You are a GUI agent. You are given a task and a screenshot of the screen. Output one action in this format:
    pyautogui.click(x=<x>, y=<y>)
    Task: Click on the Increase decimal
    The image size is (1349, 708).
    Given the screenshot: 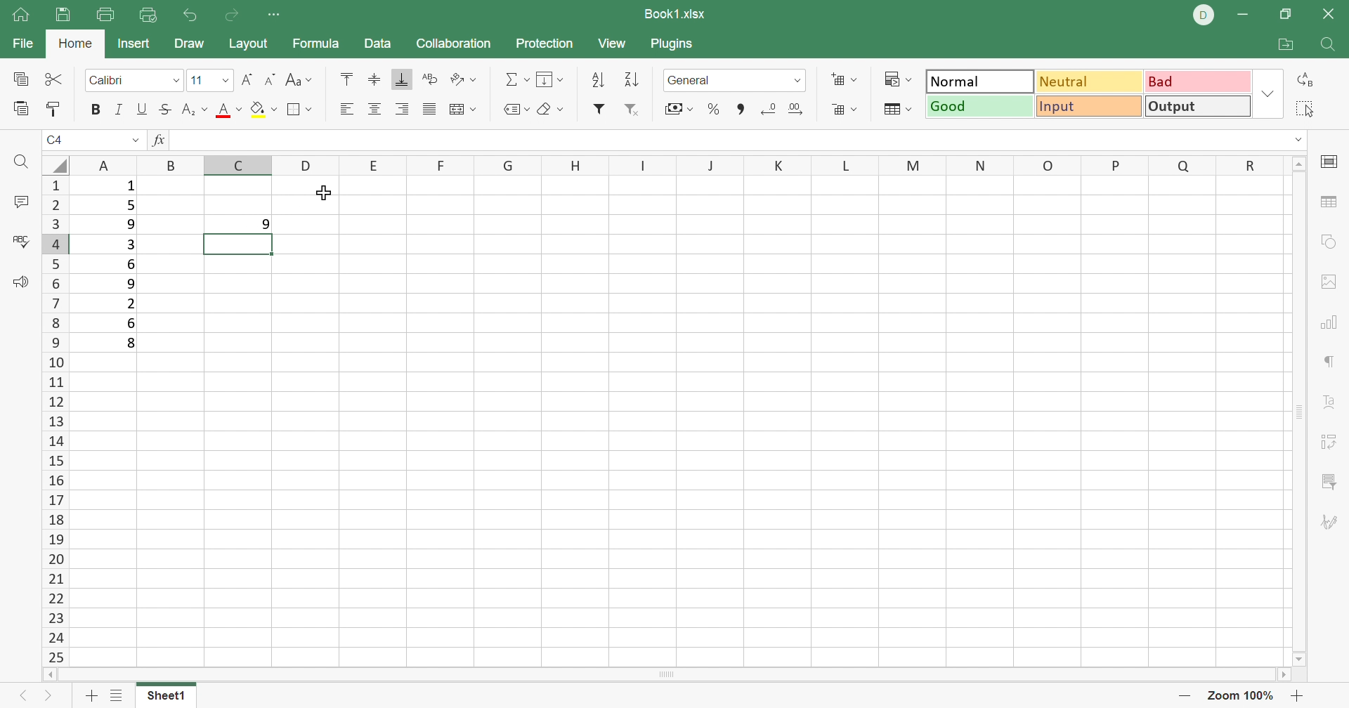 What is the action you would take?
    pyautogui.click(x=802, y=110)
    